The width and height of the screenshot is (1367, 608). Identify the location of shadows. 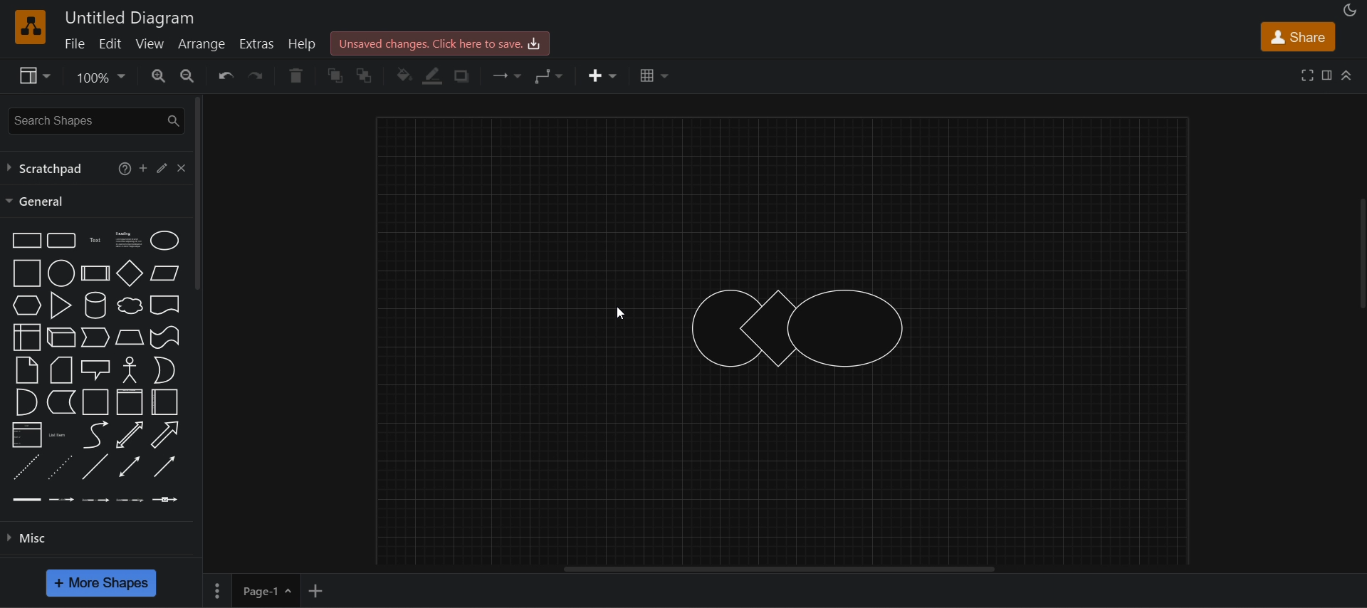
(460, 76).